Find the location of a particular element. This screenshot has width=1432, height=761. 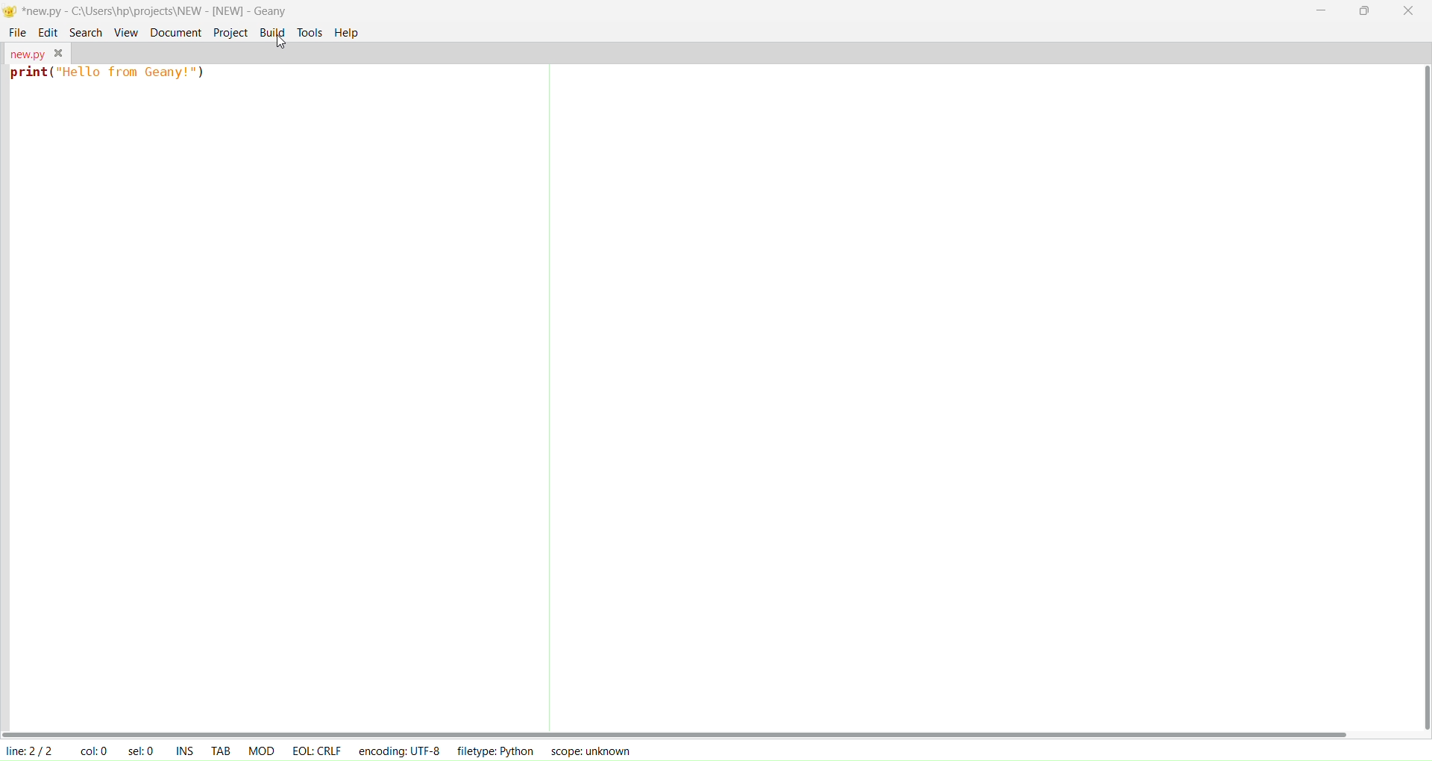

file type: Python is located at coordinates (493, 752).